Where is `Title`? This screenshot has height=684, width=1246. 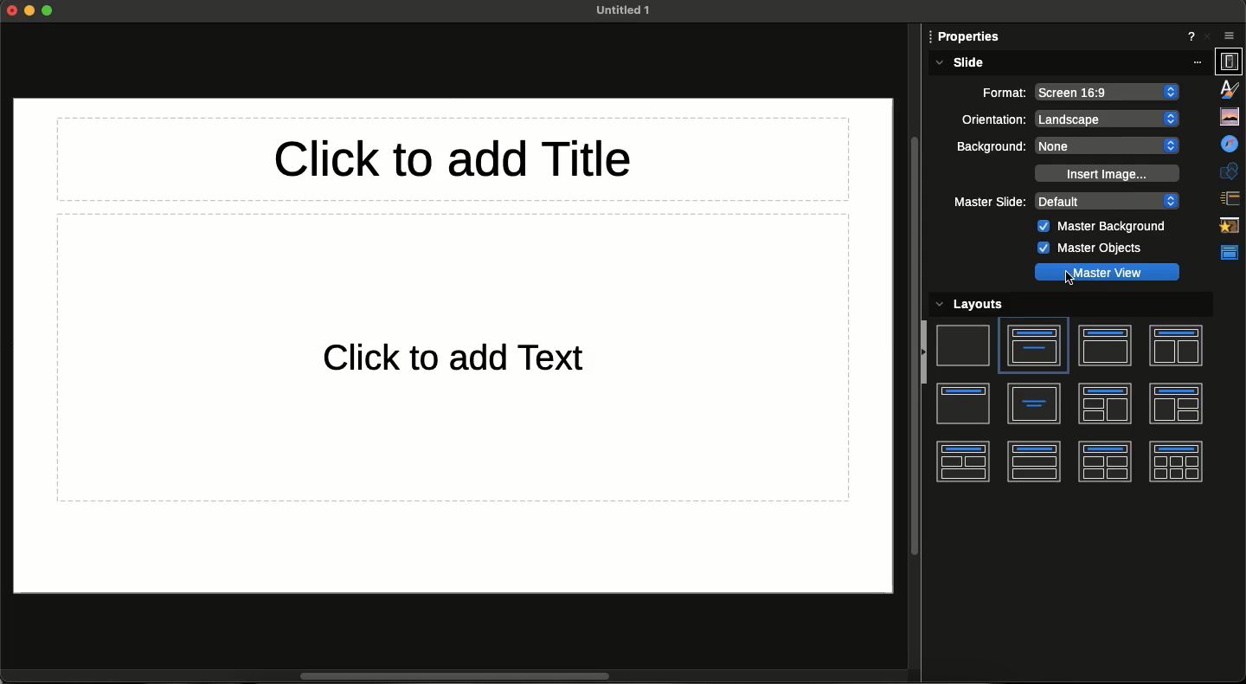
Title is located at coordinates (964, 404).